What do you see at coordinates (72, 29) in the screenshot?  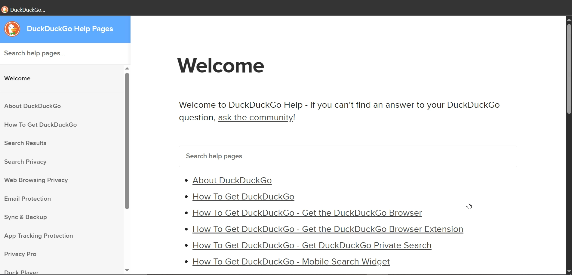 I see `DuckDuckGo Help Pages` at bounding box center [72, 29].